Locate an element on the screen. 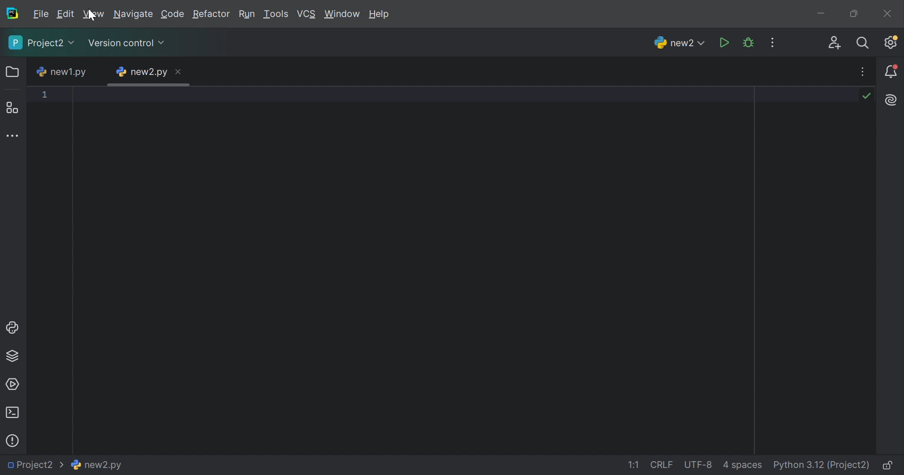  Python 3.12 (Project2) is located at coordinates (820, 465).